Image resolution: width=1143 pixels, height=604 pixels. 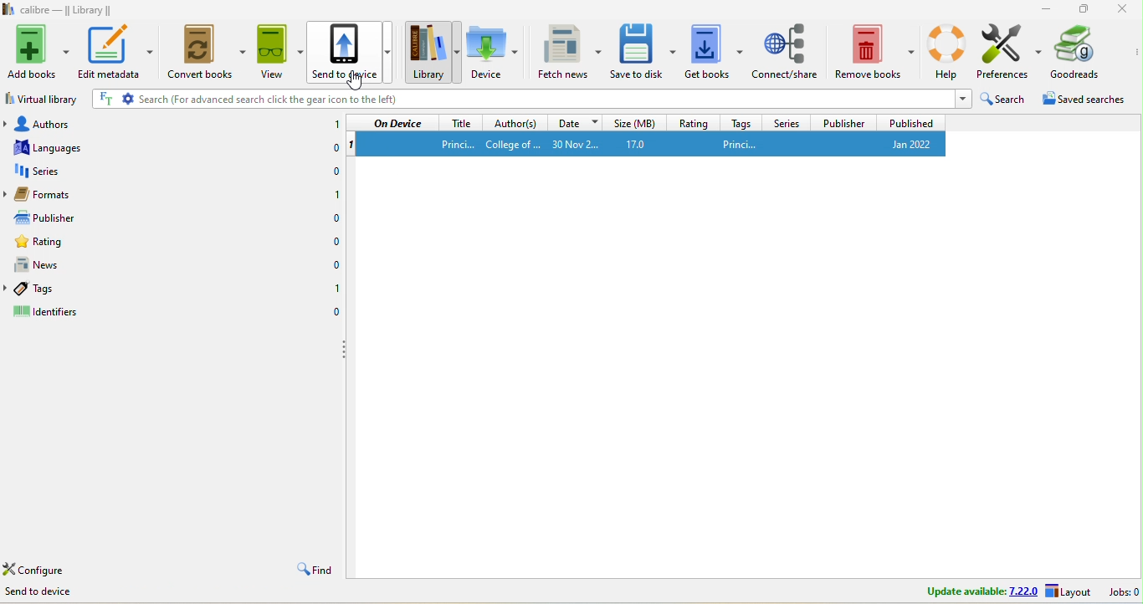 I want to click on on device, so click(x=395, y=123).